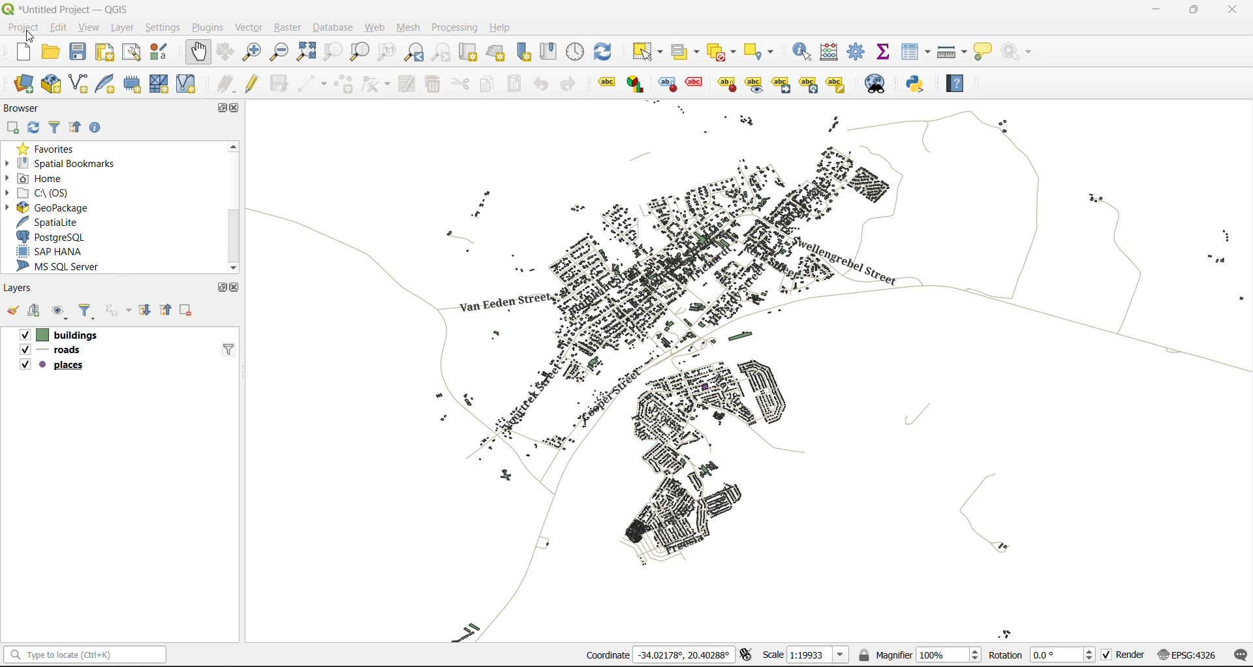  What do you see at coordinates (407, 29) in the screenshot?
I see `mesh` at bounding box center [407, 29].